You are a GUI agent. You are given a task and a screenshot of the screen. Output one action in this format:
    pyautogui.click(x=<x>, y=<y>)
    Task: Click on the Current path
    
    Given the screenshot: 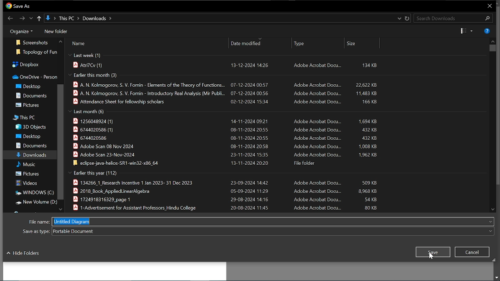 What is the action you would take?
    pyautogui.click(x=79, y=18)
    